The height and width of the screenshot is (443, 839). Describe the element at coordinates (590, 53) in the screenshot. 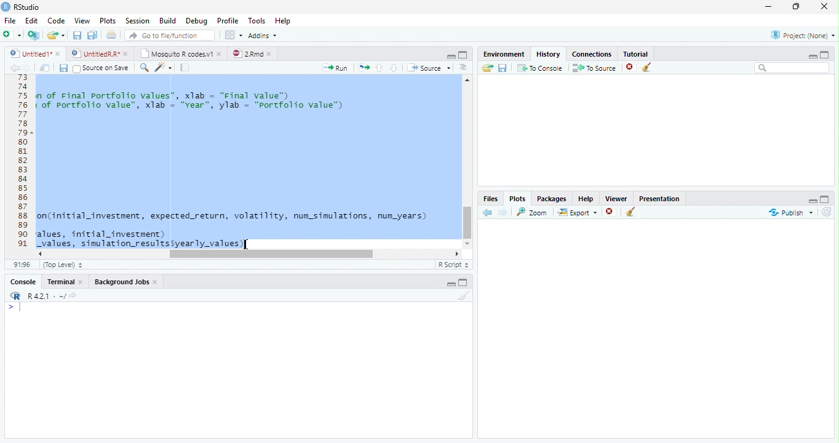

I see `‘Connections` at that location.